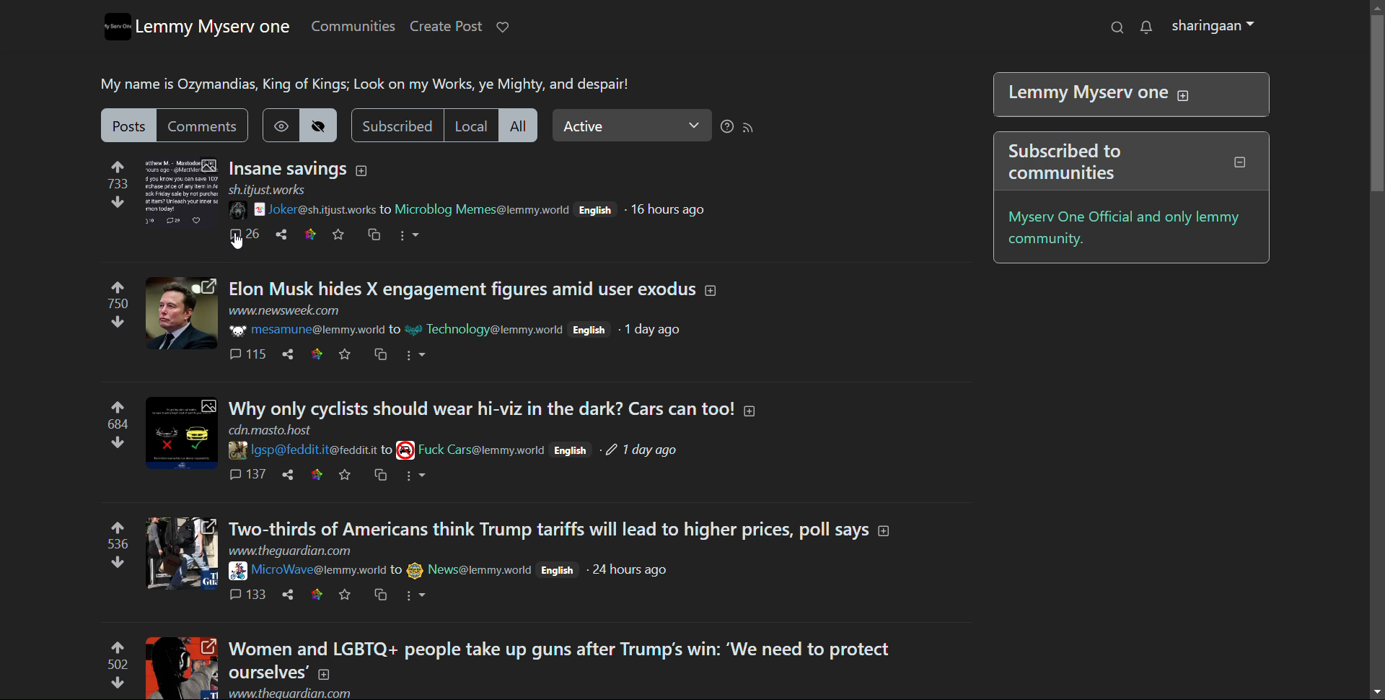 The width and height of the screenshot is (1385, 700). I want to click on url, so click(270, 430).